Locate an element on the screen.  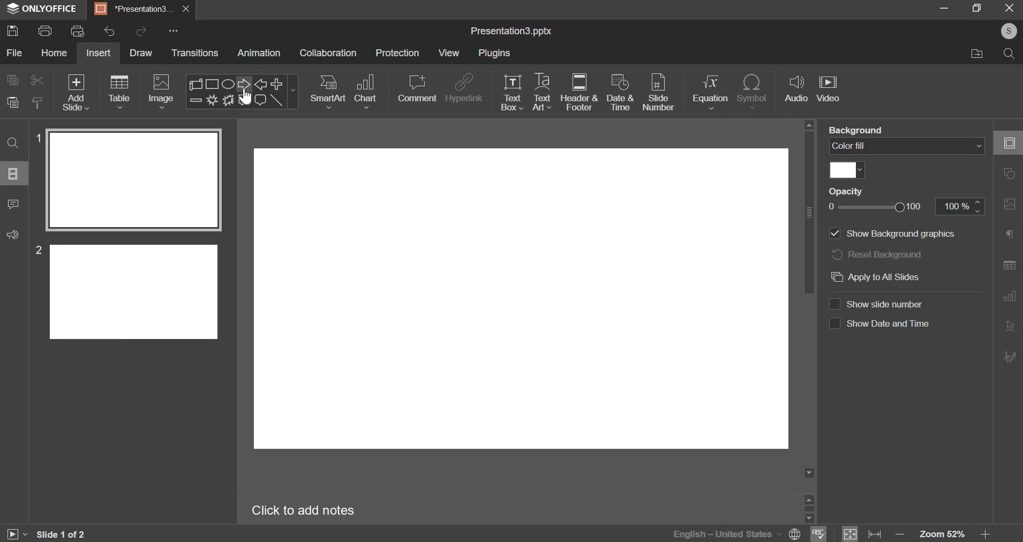
customize quick access is located at coordinates (174, 31).